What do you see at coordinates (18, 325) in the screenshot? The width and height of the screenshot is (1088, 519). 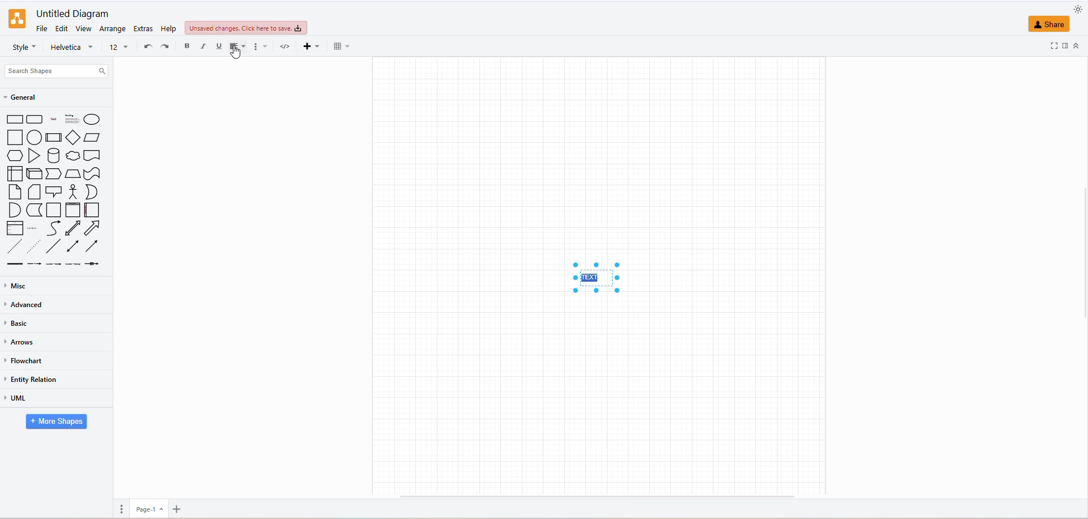 I see `basic` at bounding box center [18, 325].